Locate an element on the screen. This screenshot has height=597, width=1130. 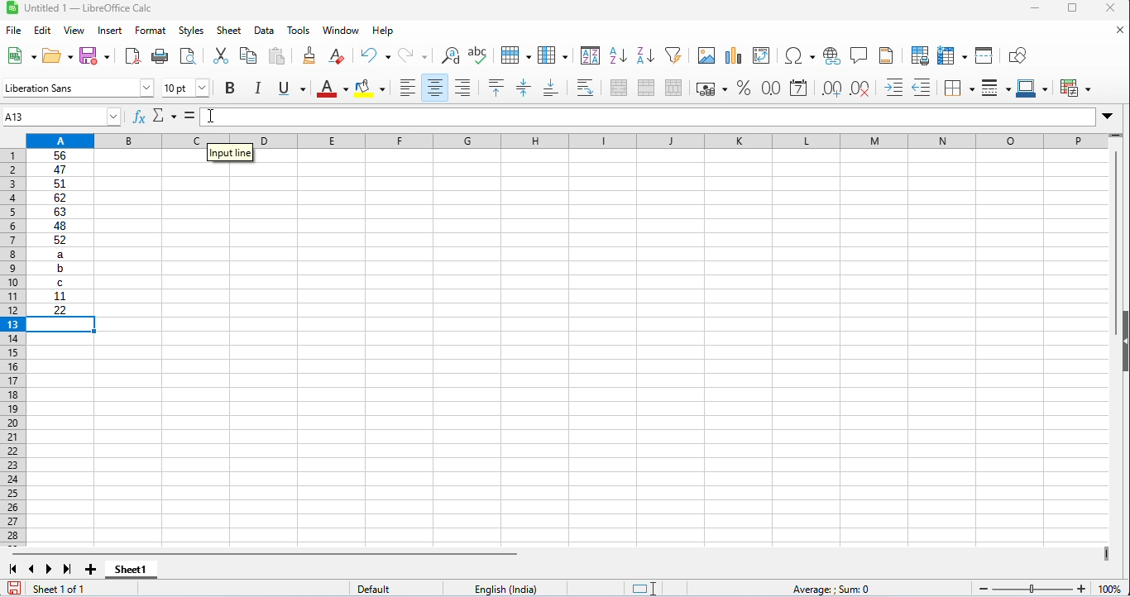
cursor is located at coordinates (210, 116).